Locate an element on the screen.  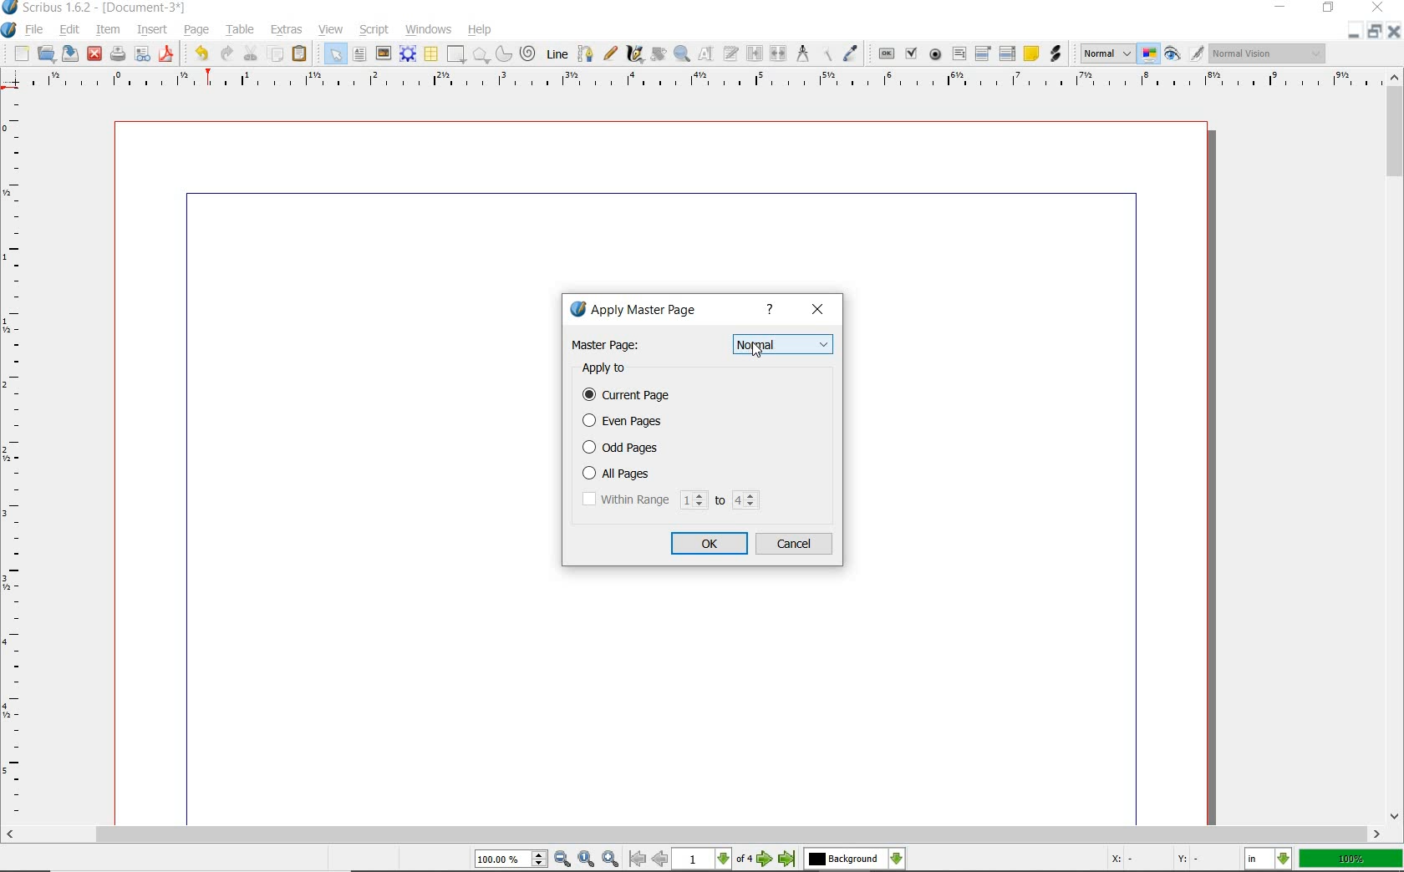
table is located at coordinates (430, 53).